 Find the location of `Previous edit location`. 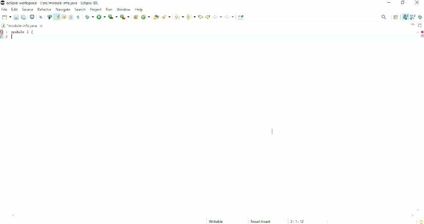

Previous edit location is located at coordinates (200, 17).